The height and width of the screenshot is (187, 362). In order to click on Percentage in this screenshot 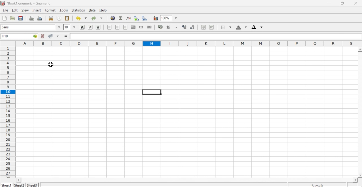, I will do `click(169, 27)`.